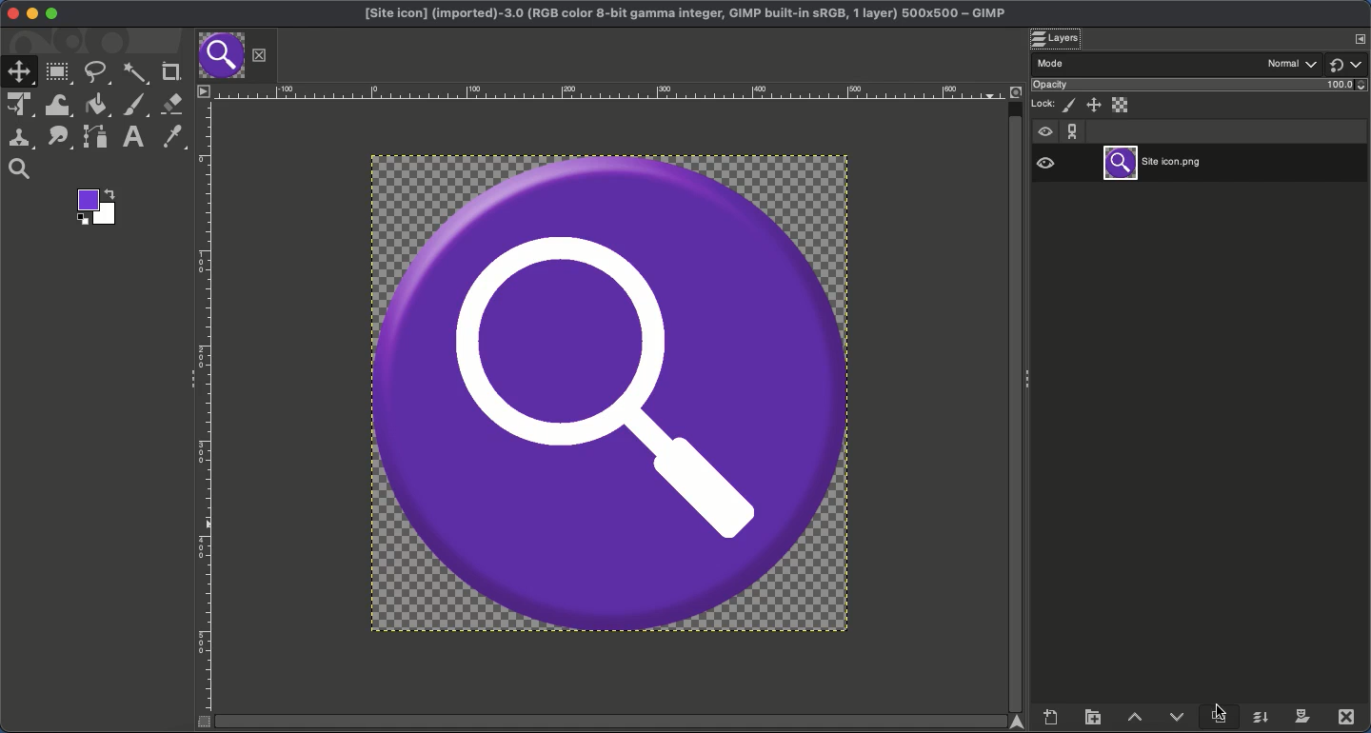 The height and width of the screenshot is (733, 1371). What do you see at coordinates (187, 374) in the screenshot?
I see `Collapse` at bounding box center [187, 374].